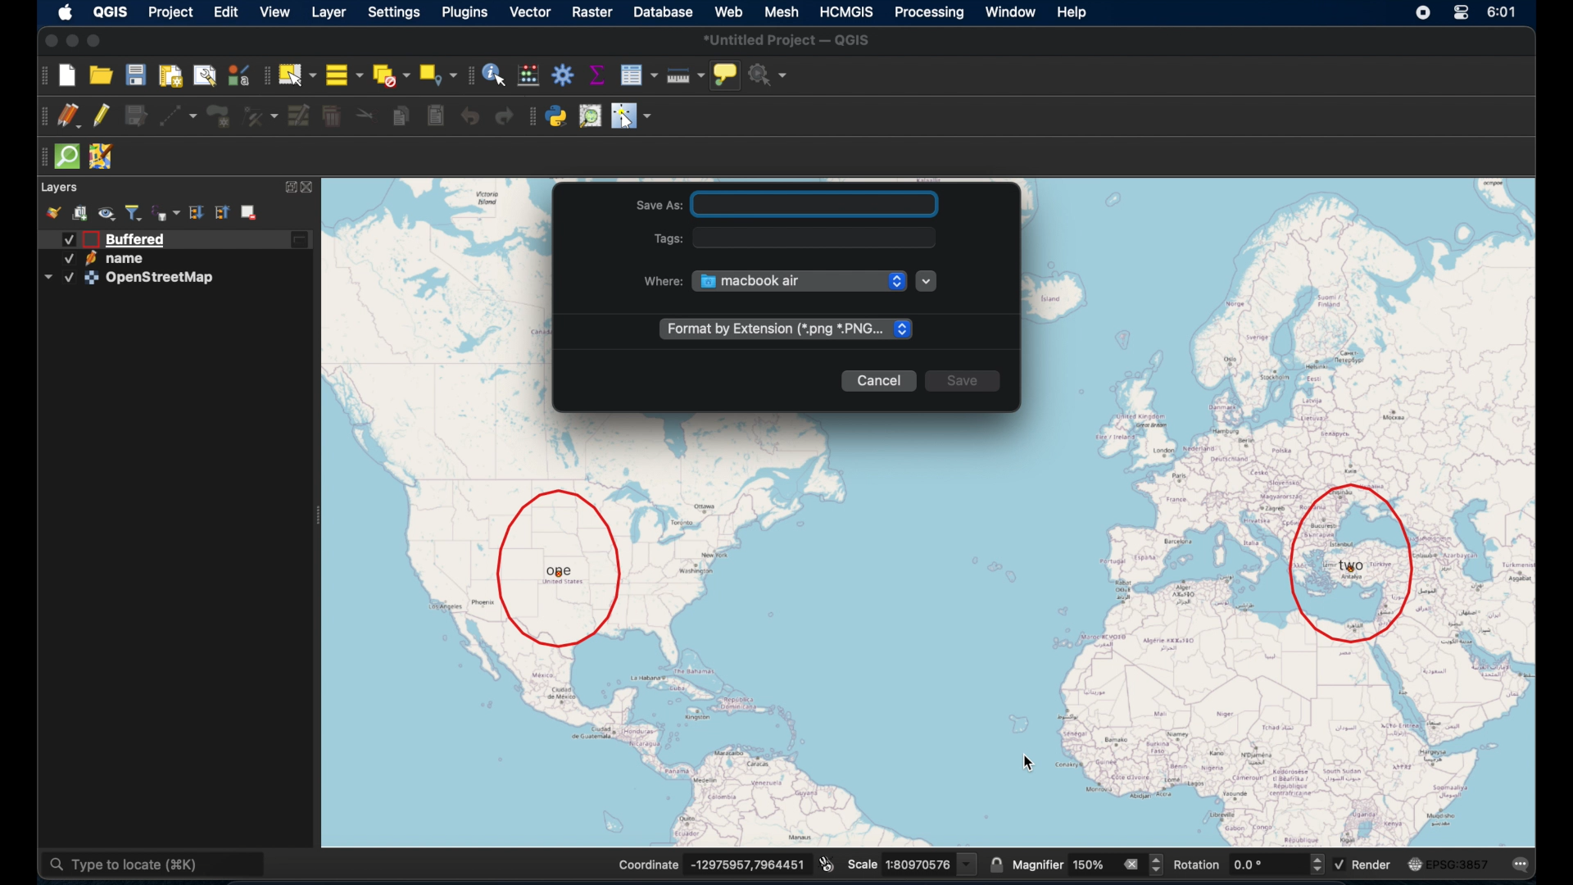 The height and width of the screenshot is (885, 1573). What do you see at coordinates (362, 113) in the screenshot?
I see `cut features` at bounding box center [362, 113].